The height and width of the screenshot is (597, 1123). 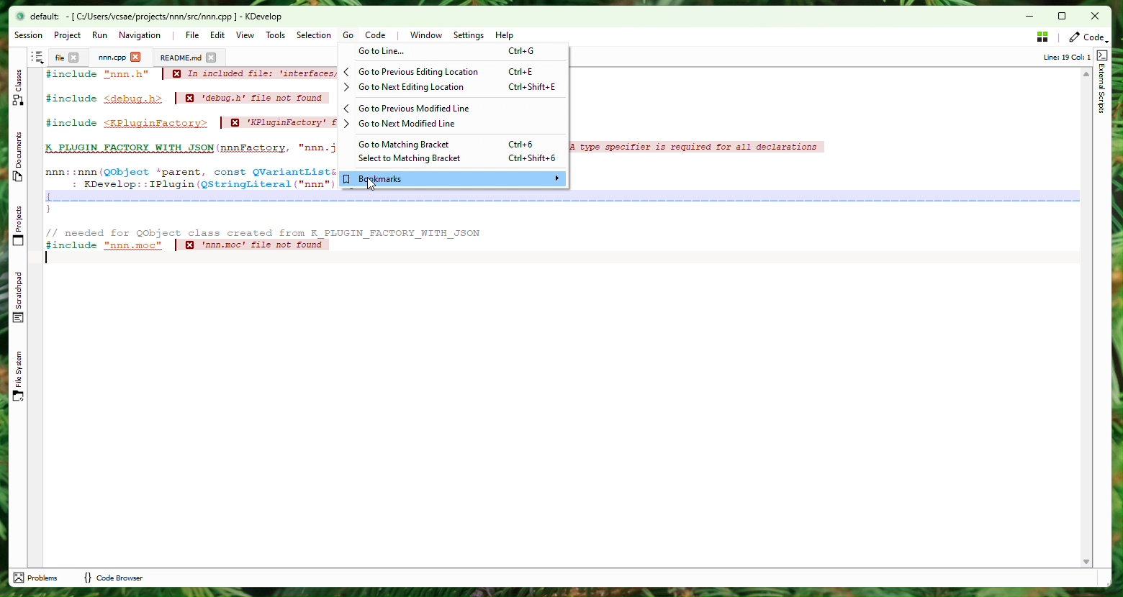 I want to click on Settings, so click(x=469, y=36).